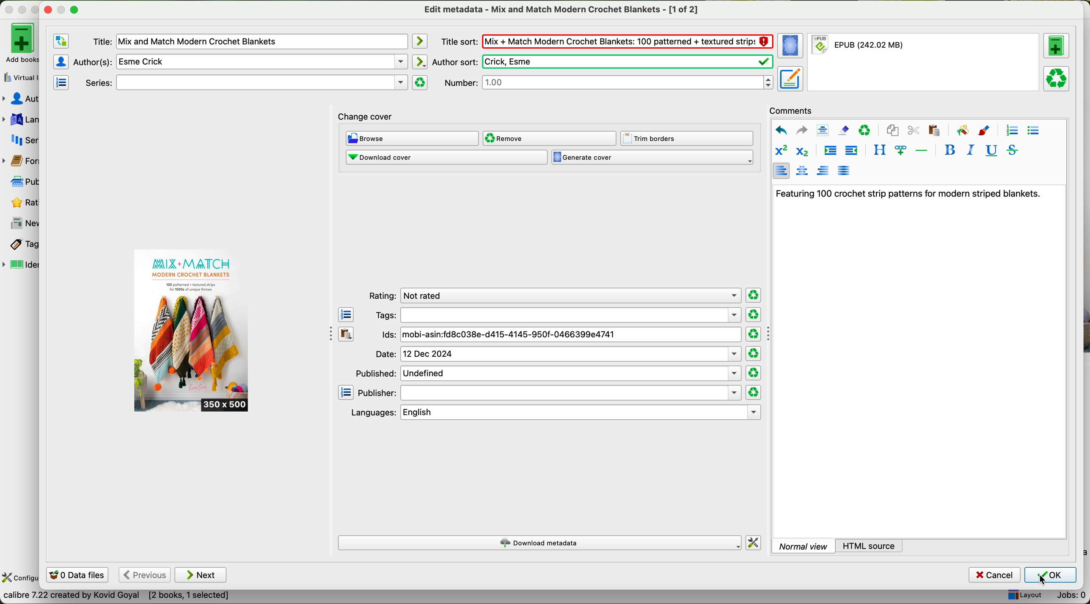 This screenshot has height=604, width=1090. Describe the element at coordinates (950, 150) in the screenshot. I see `bold` at that location.